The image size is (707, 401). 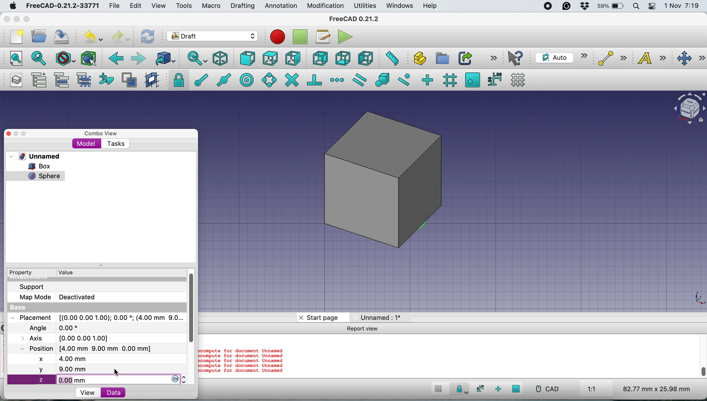 I want to click on snap angel, so click(x=267, y=80).